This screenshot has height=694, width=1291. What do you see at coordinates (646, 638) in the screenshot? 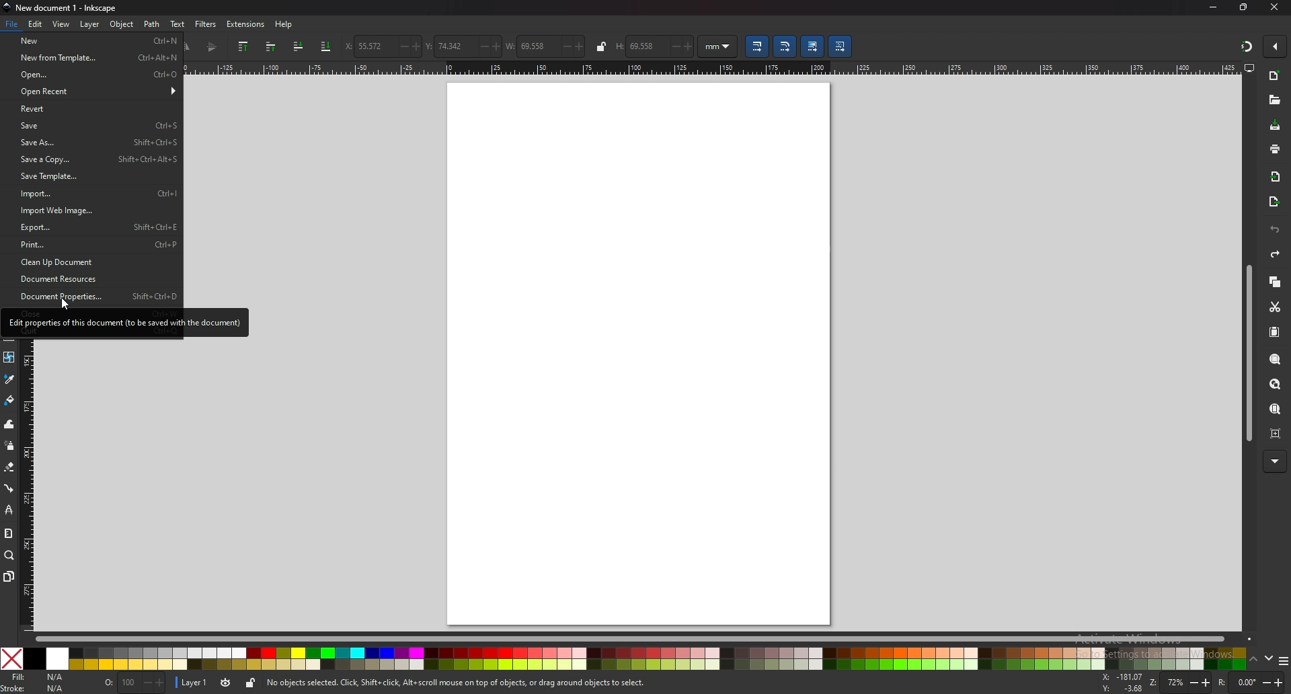
I see `scroll bar` at bounding box center [646, 638].